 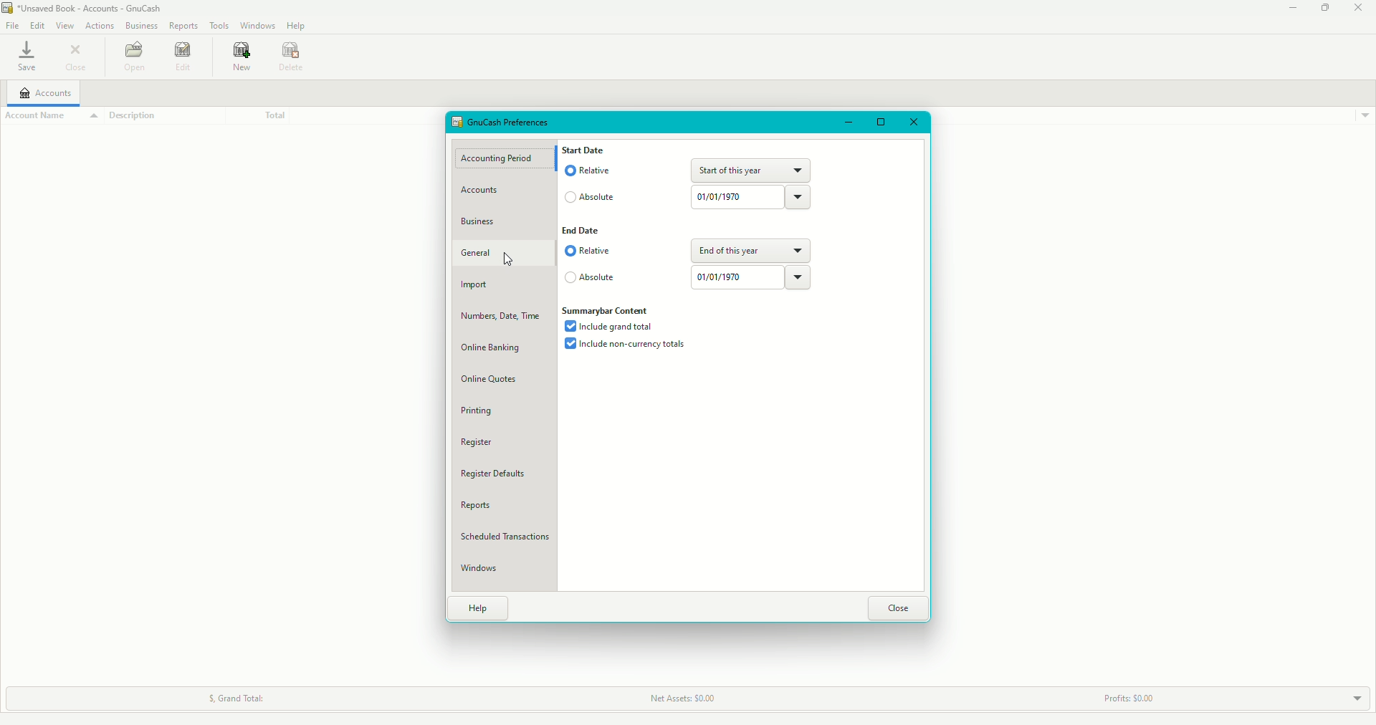 What do you see at coordinates (492, 348) in the screenshot?
I see `Online banking` at bounding box center [492, 348].